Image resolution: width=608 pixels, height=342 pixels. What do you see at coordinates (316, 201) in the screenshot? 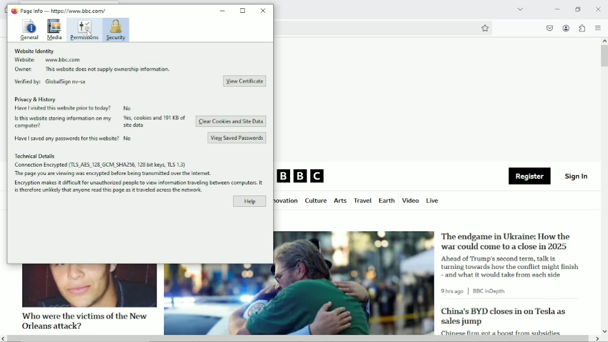
I see `Culture` at bounding box center [316, 201].